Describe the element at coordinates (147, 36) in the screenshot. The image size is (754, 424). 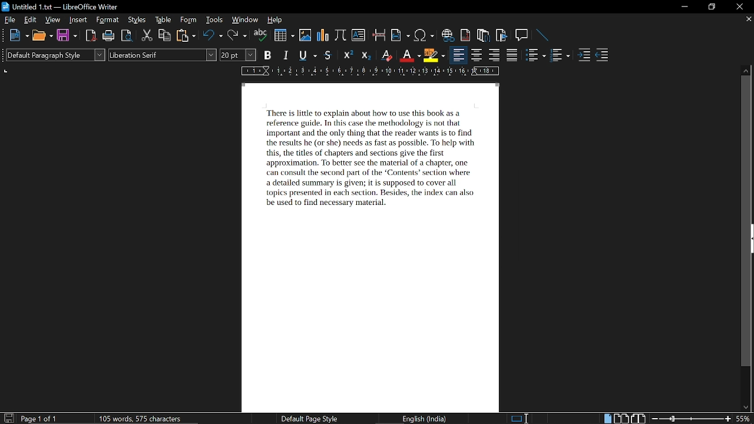
I see `cut` at that location.